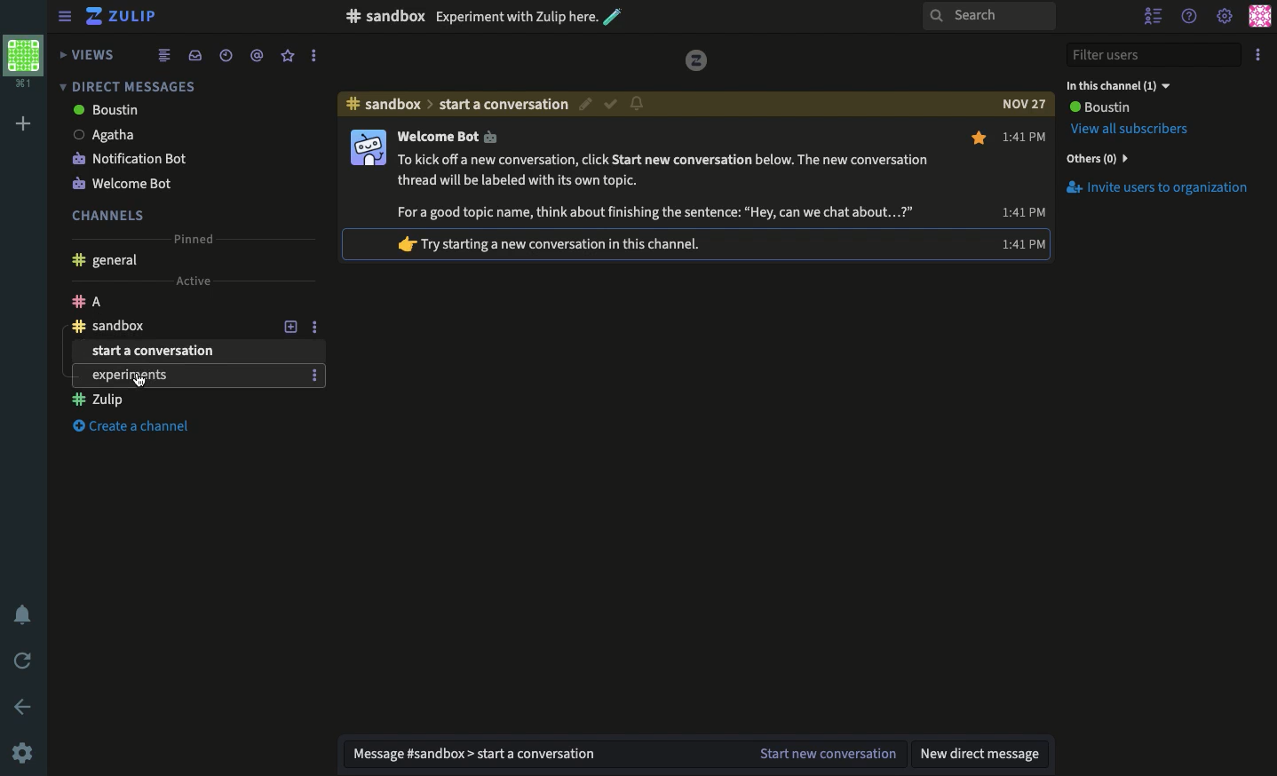 This screenshot has width=1277, height=776. I want to click on Options, so click(314, 301).